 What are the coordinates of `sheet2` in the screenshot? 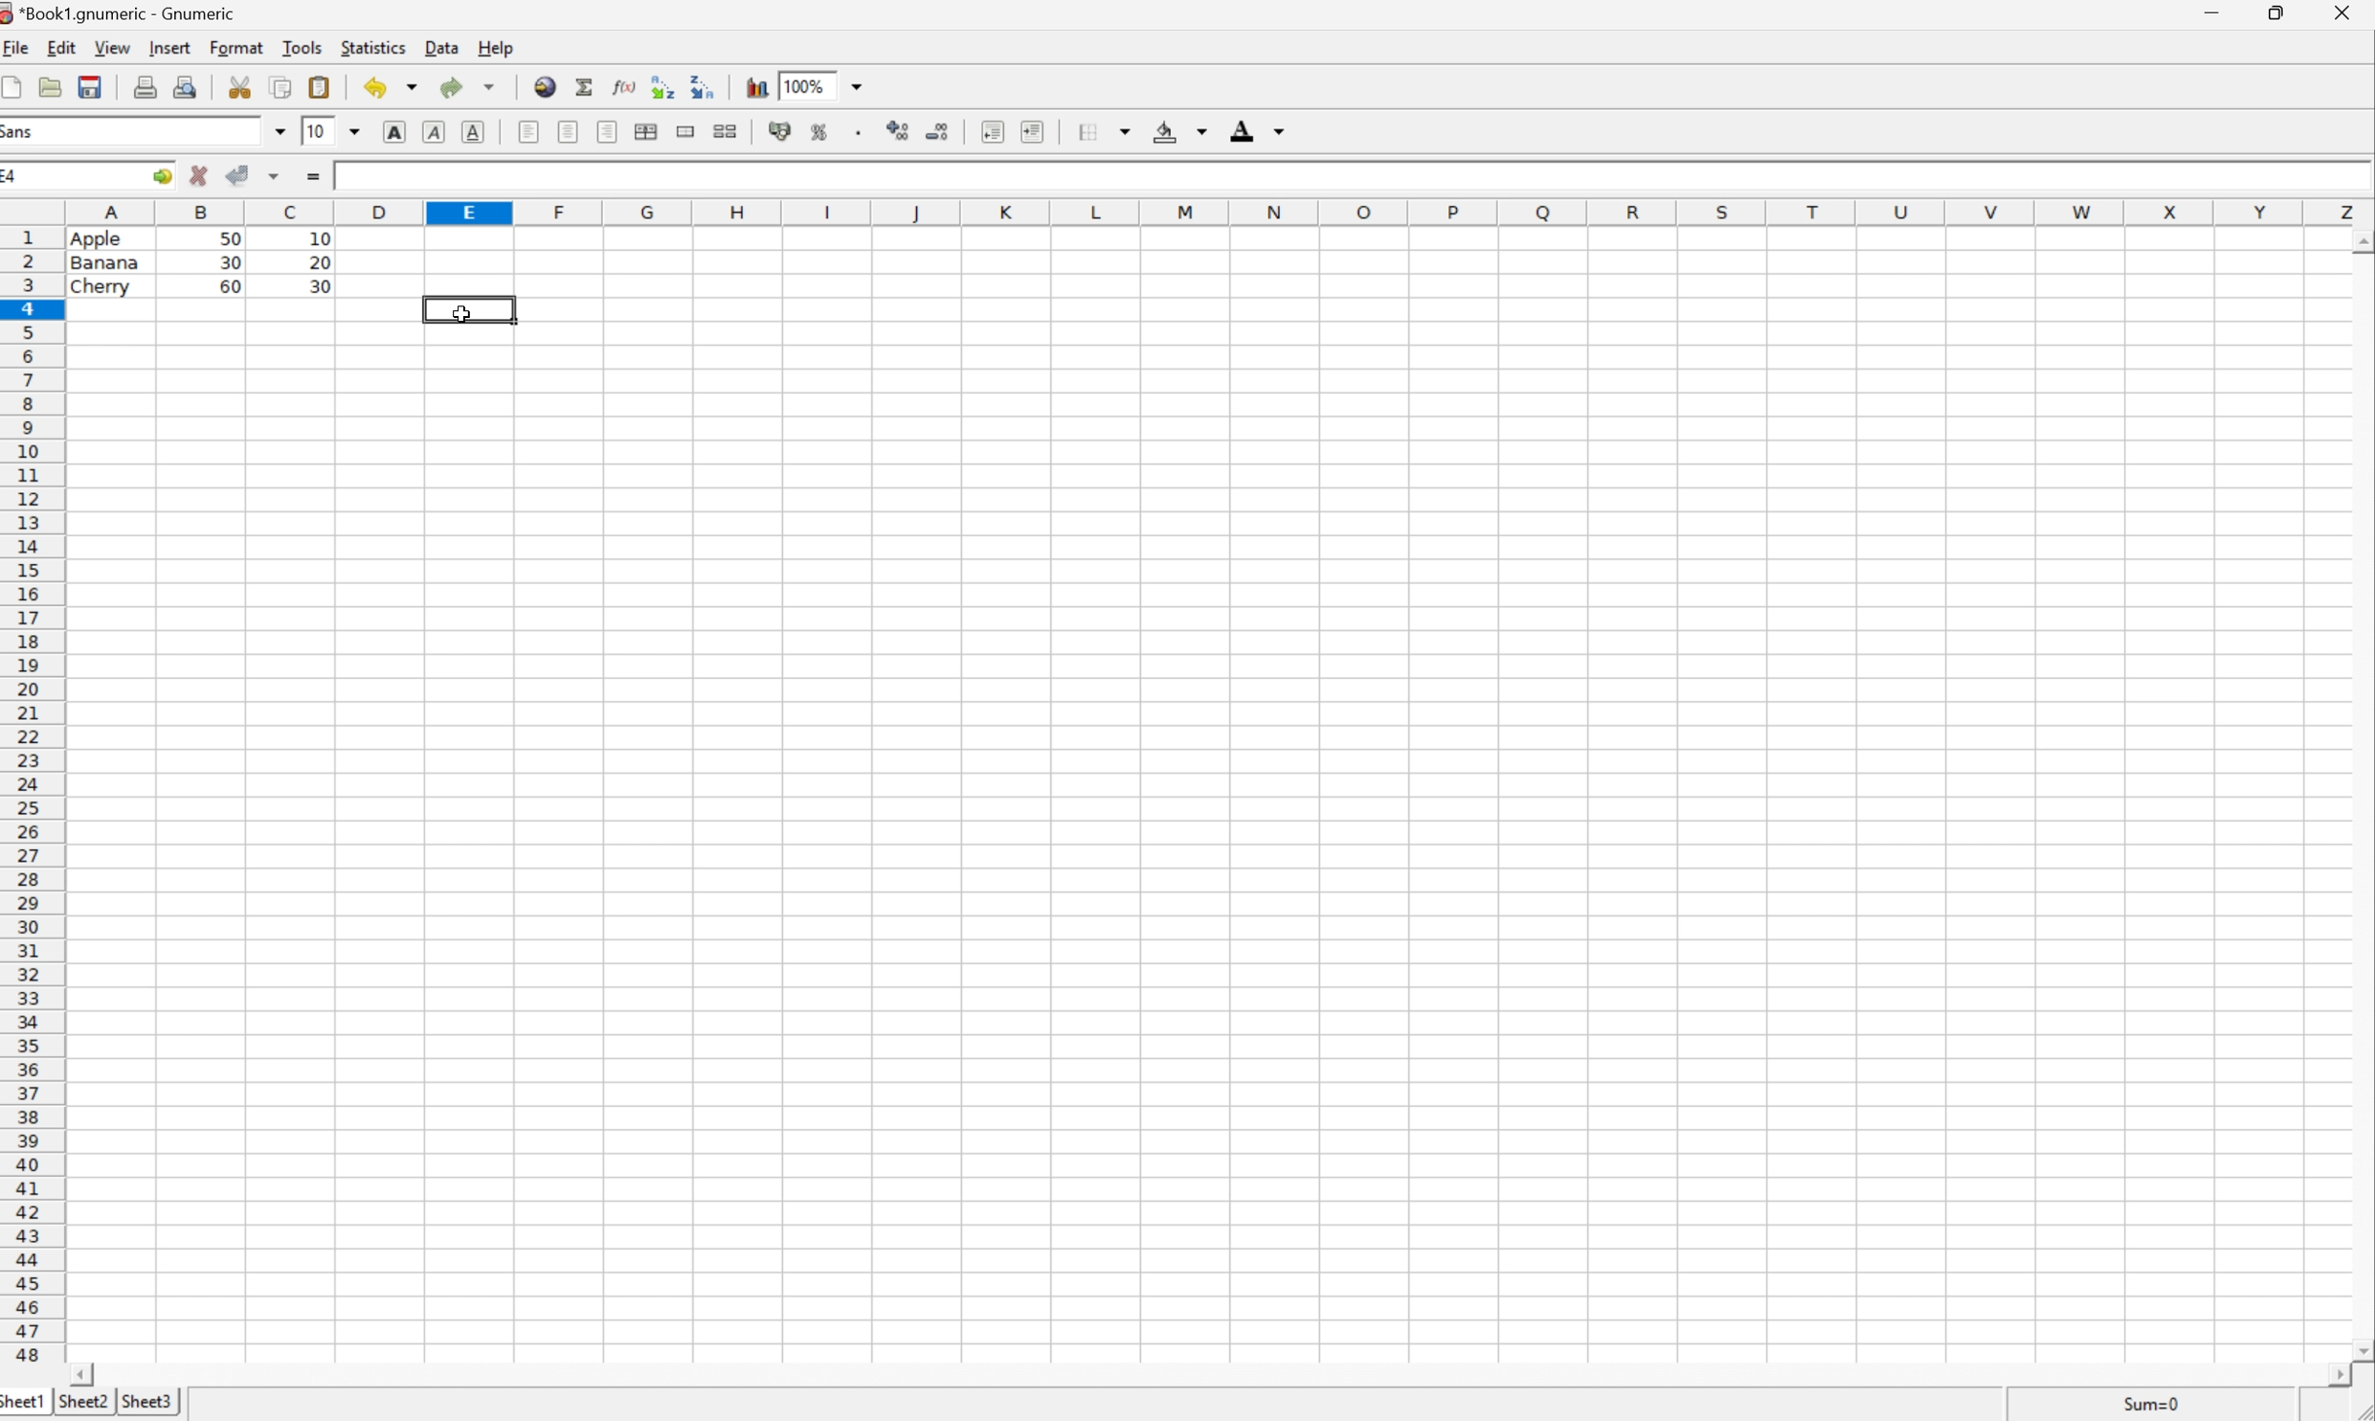 It's located at (83, 1401).